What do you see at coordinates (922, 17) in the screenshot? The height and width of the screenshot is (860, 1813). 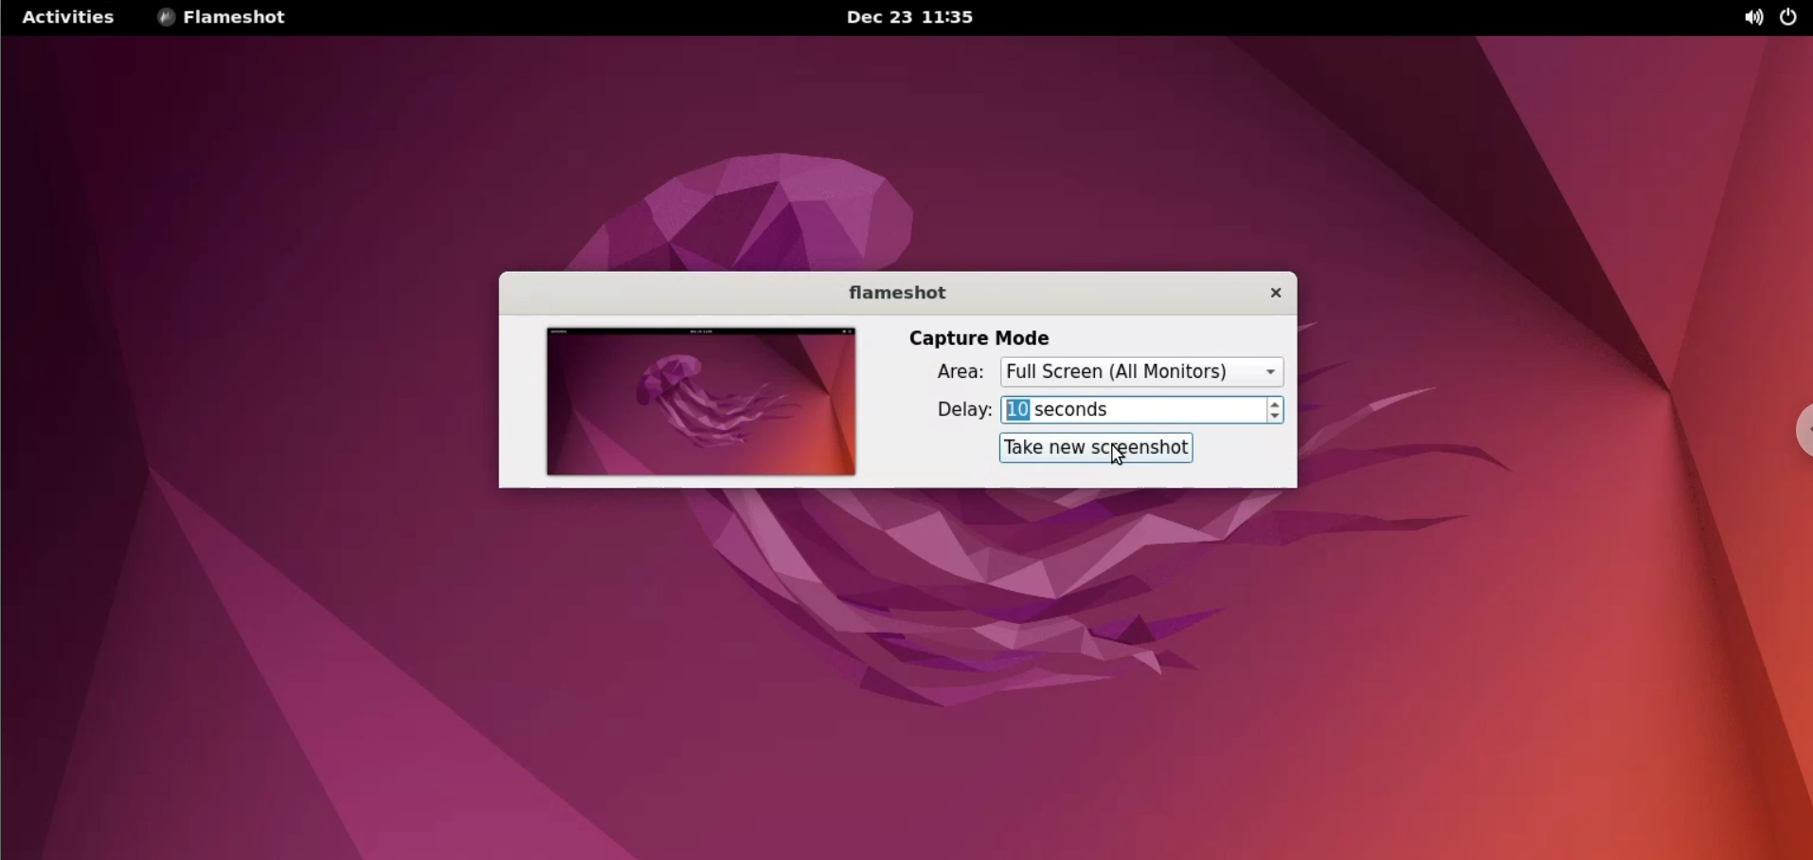 I see `Dec 23 11:35` at bounding box center [922, 17].